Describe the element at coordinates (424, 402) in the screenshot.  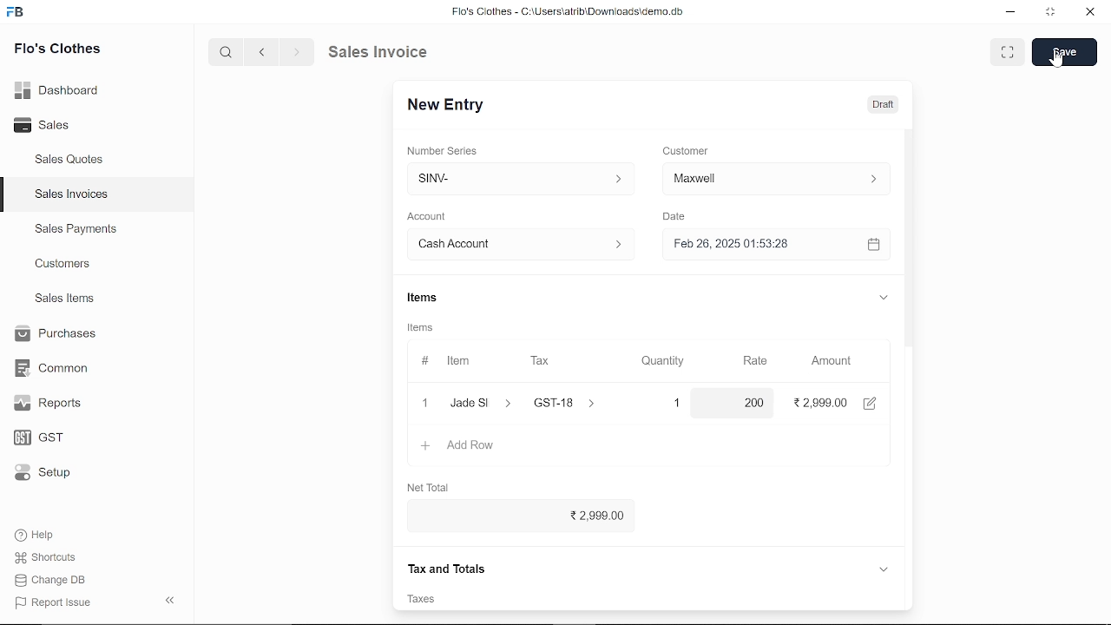
I see `close` at that location.